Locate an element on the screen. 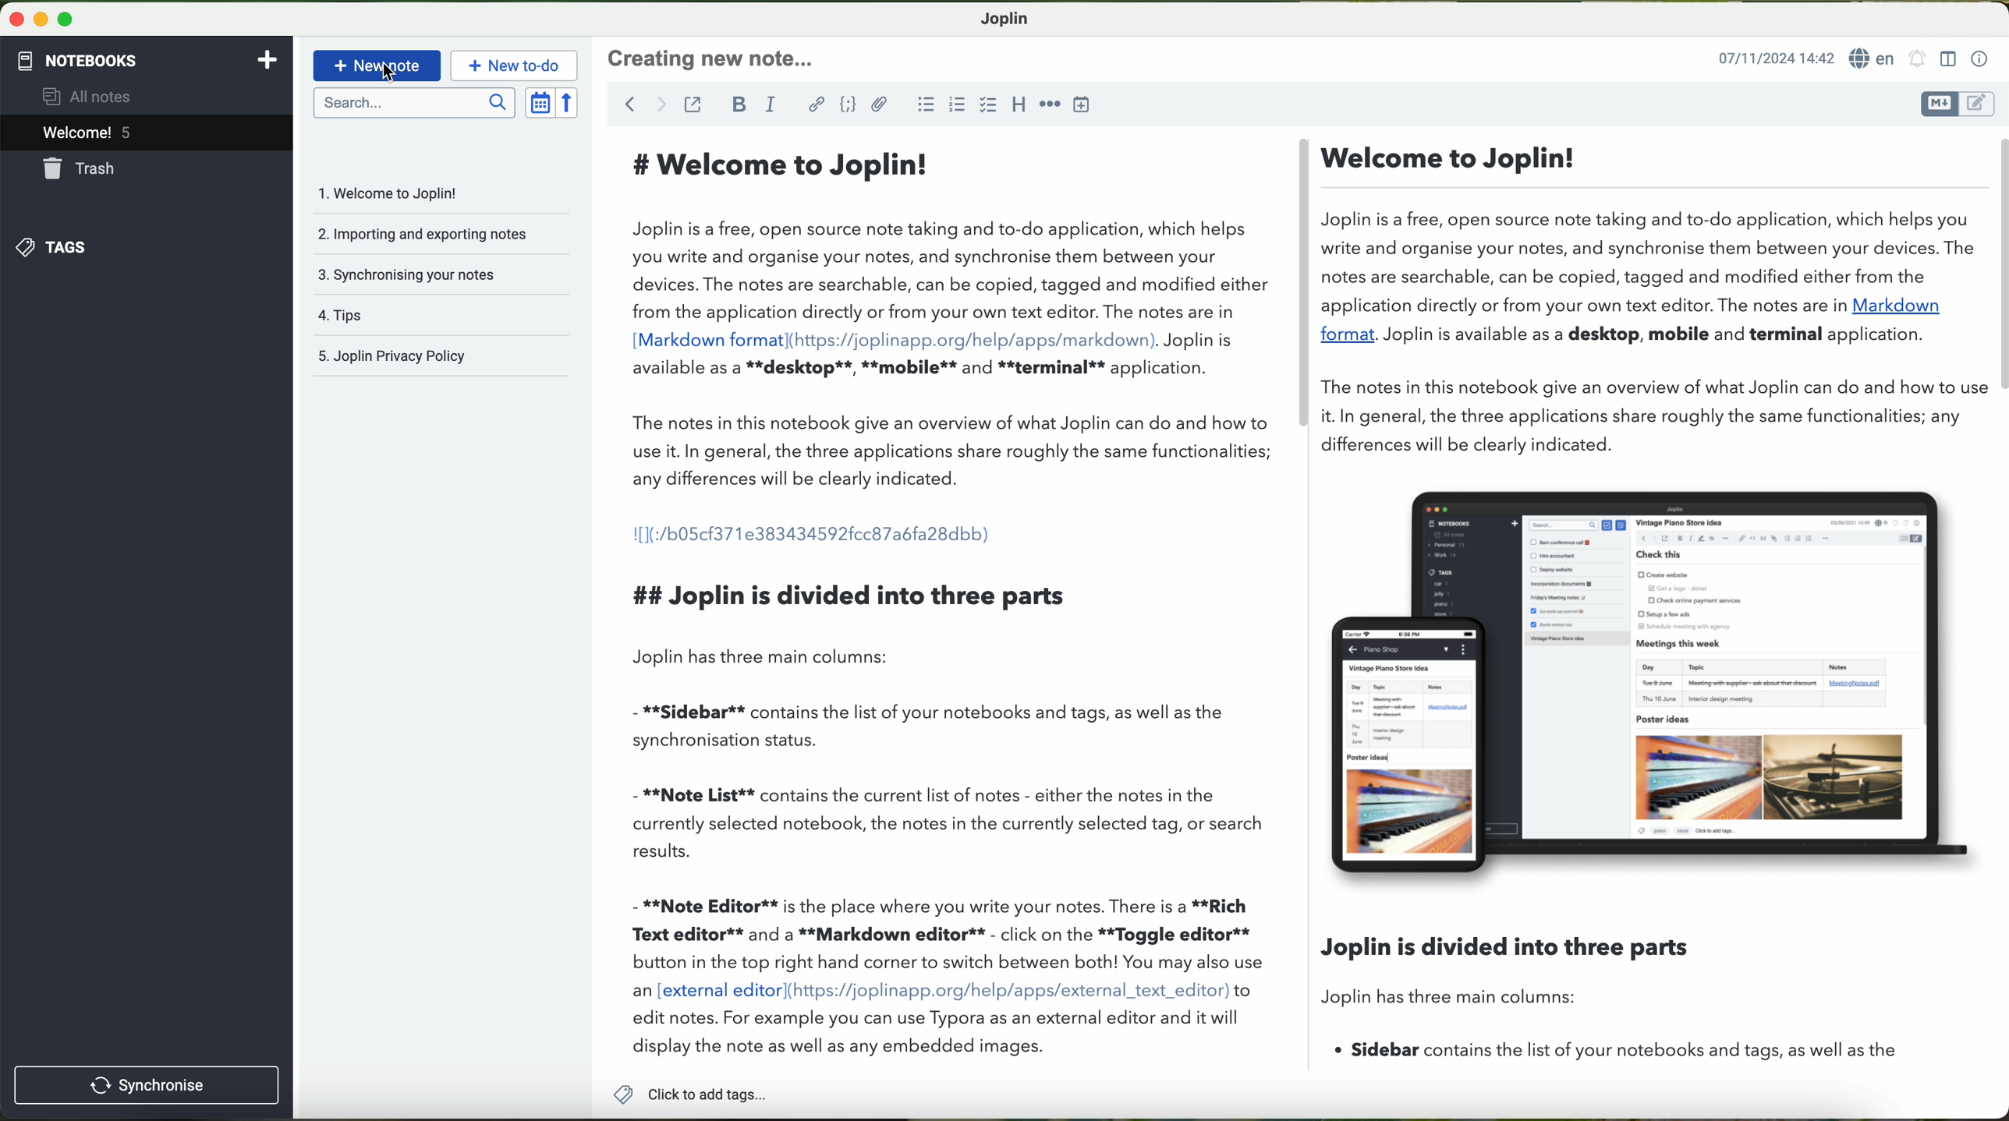 This screenshot has height=1121, width=2009. new note button is located at coordinates (377, 65).